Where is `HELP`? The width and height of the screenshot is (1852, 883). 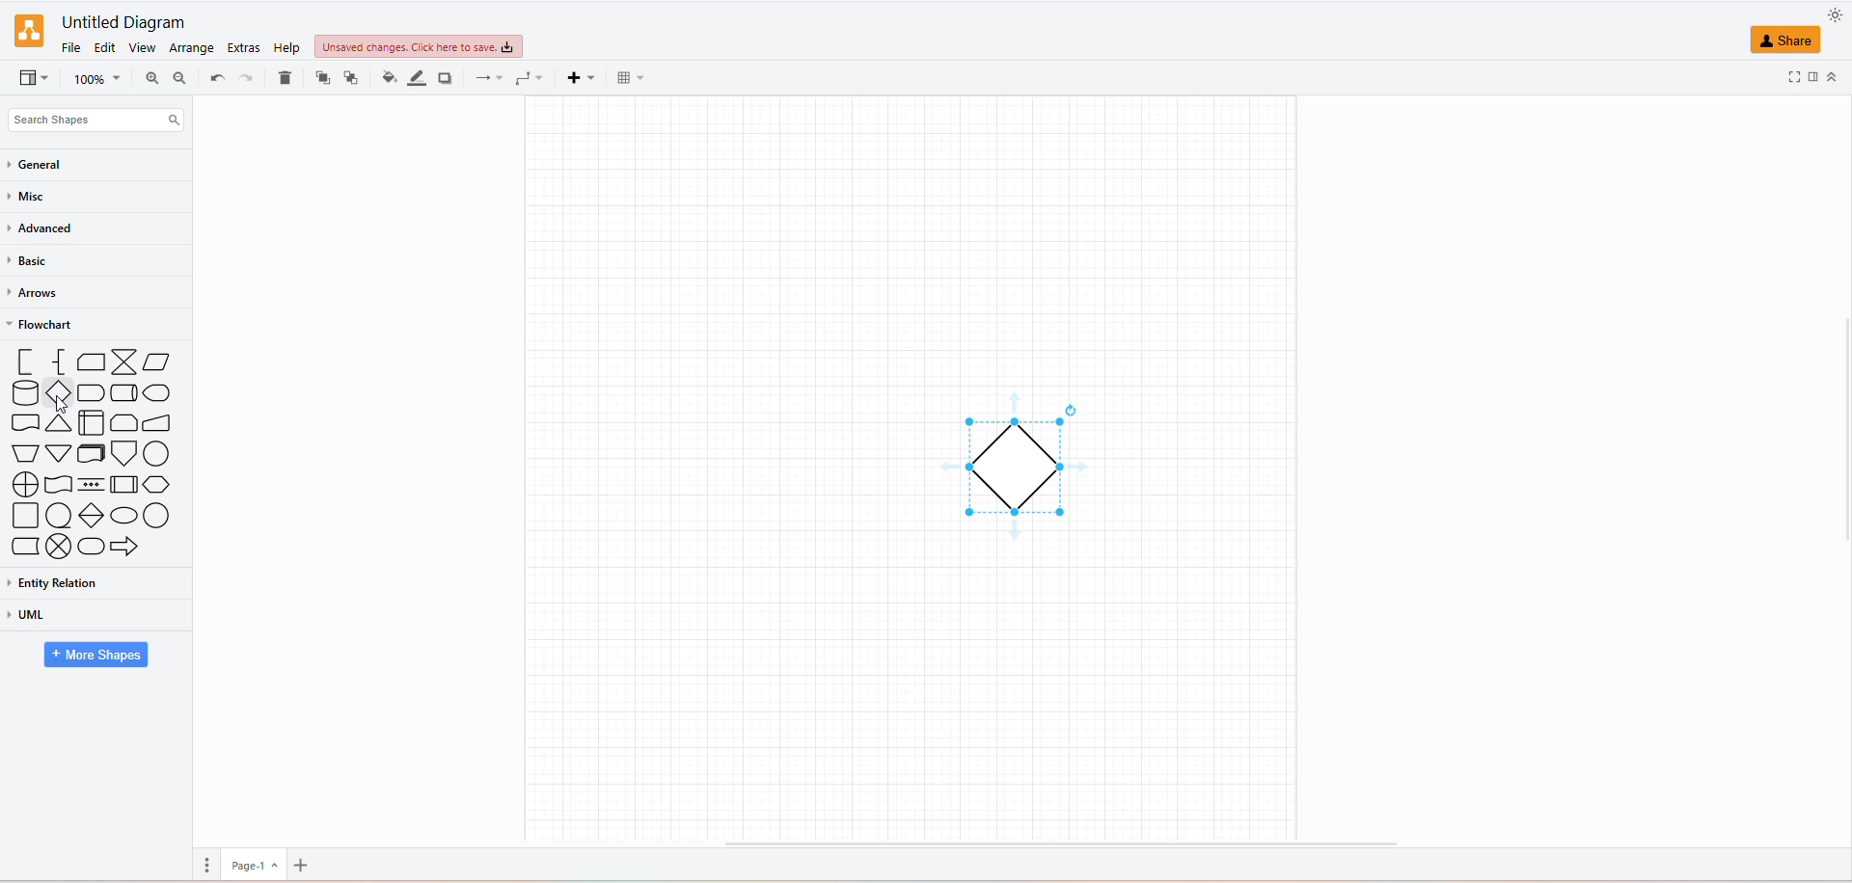
HELP is located at coordinates (285, 47).